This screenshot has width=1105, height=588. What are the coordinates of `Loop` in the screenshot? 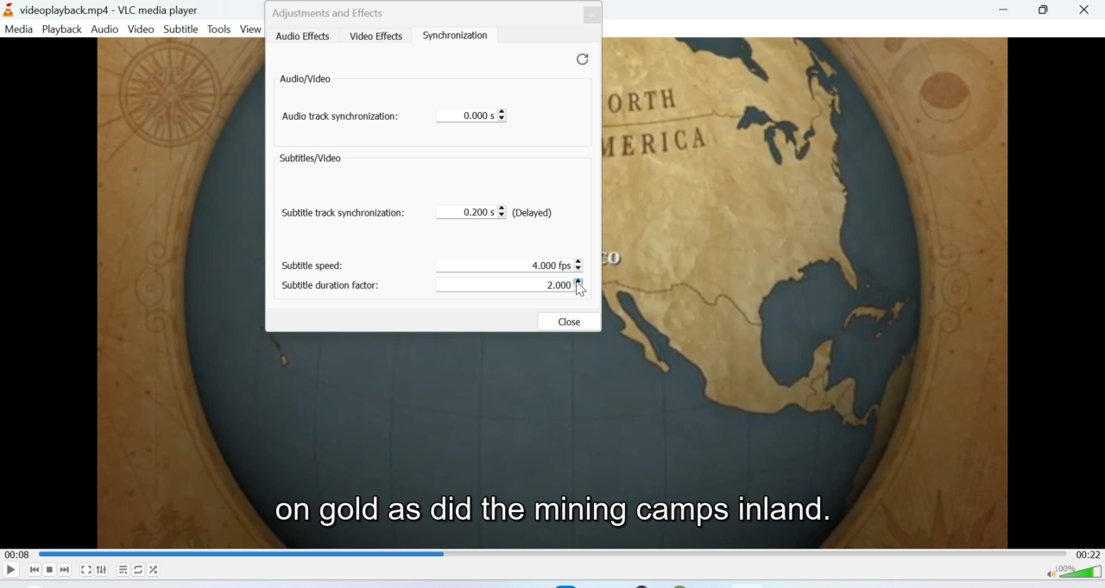 It's located at (136, 569).